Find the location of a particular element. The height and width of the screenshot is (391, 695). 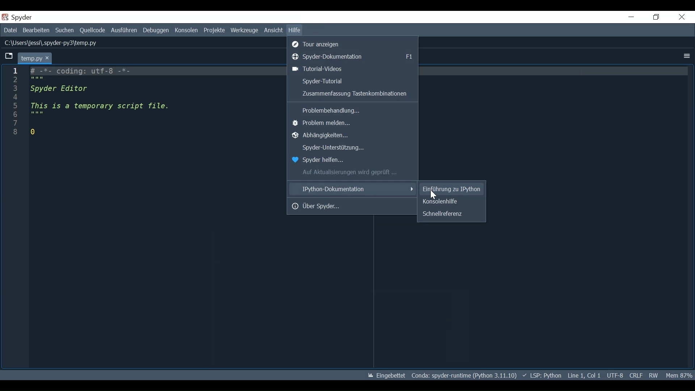

Source is located at coordinates (92, 30).